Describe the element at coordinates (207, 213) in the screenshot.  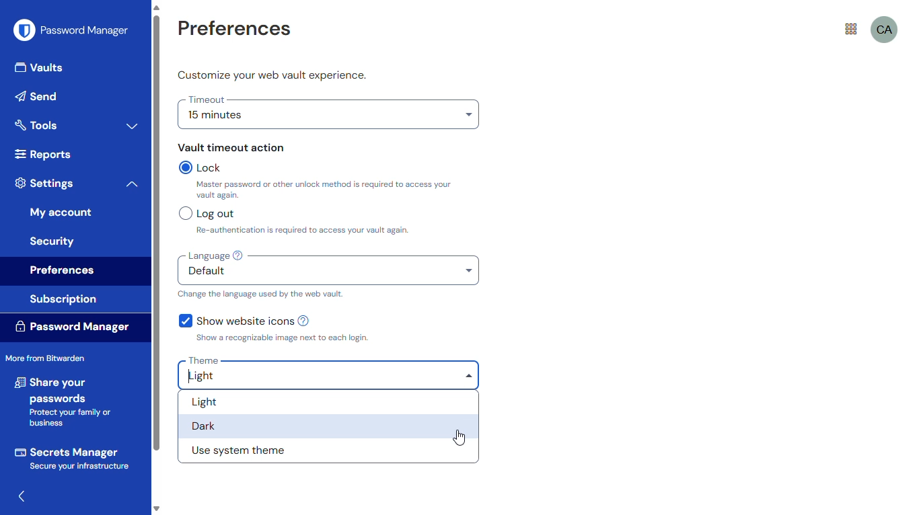
I see `log out` at that location.